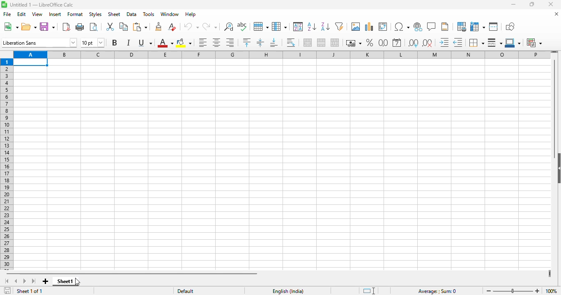 This screenshot has width=561, height=295. I want to click on zoom out, so click(489, 291).